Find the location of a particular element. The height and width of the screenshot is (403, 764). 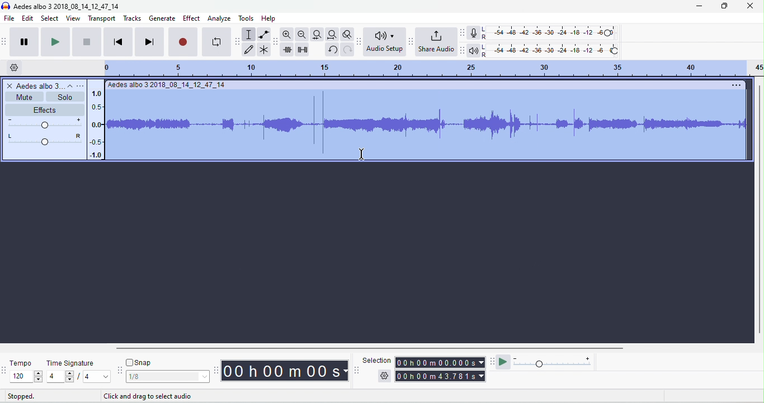

vertical scrollbar is located at coordinates (759, 211).